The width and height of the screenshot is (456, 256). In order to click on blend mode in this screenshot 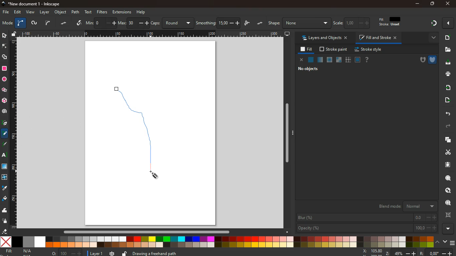, I will do `click(408, 206)`.